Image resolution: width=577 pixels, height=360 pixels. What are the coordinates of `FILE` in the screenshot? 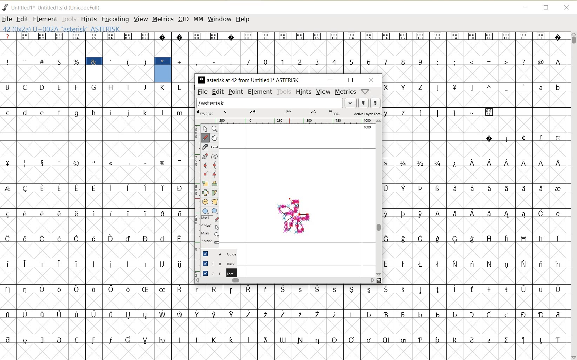 It's located at (202, 92).